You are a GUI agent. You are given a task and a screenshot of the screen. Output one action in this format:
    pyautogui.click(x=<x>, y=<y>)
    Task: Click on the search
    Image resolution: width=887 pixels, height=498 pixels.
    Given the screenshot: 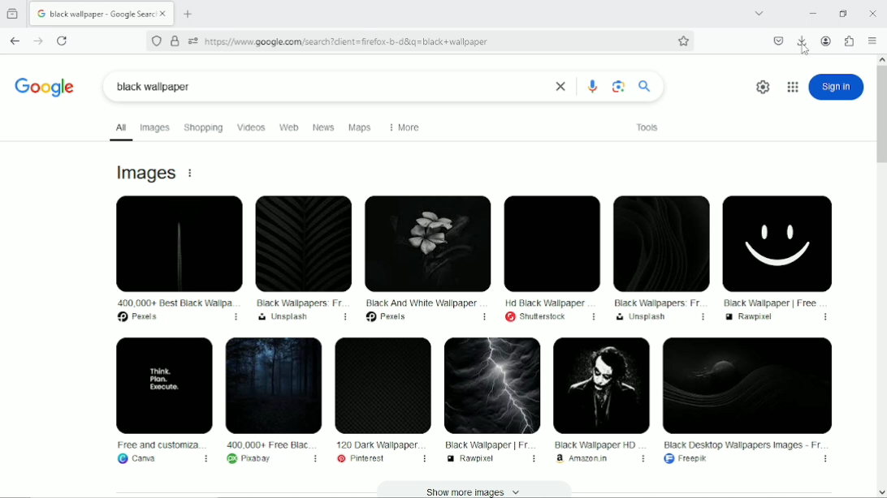 What is the action you would take?
    pyautogui.click(x=644, y=87)
    